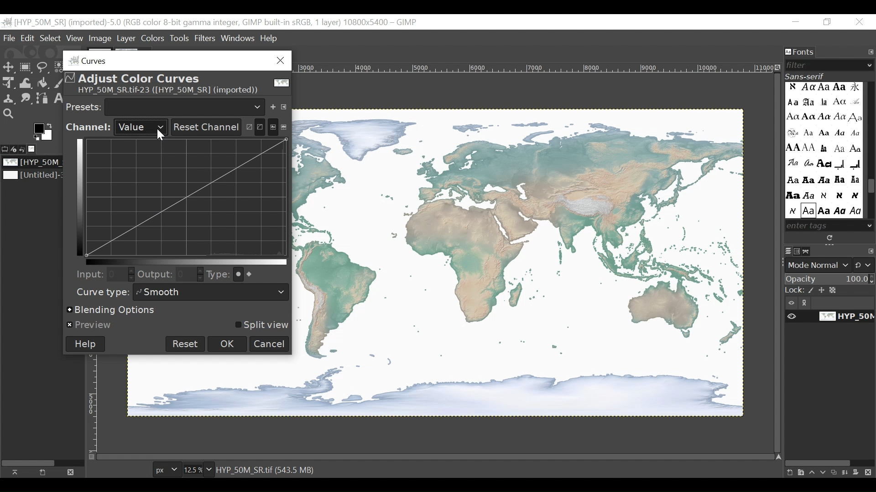 Image resolution: width=876 pixels, height=492 pixels. Describe the element at coordinates (827, 22) in the screenshot. I see `Rsstore` at that location.